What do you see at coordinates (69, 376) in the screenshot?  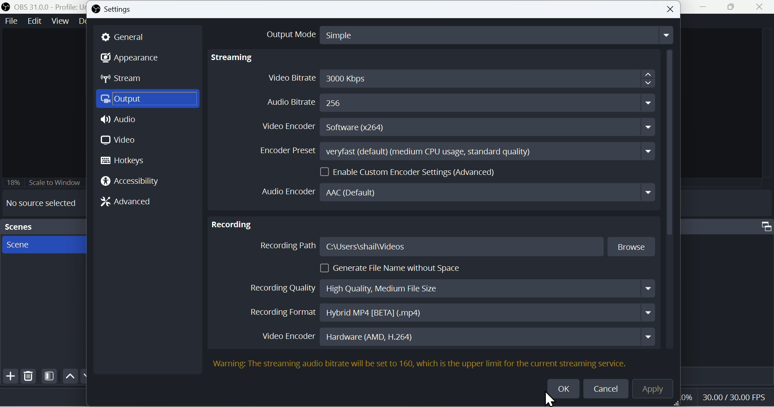 I see `up` at bounding box center [69, 376].